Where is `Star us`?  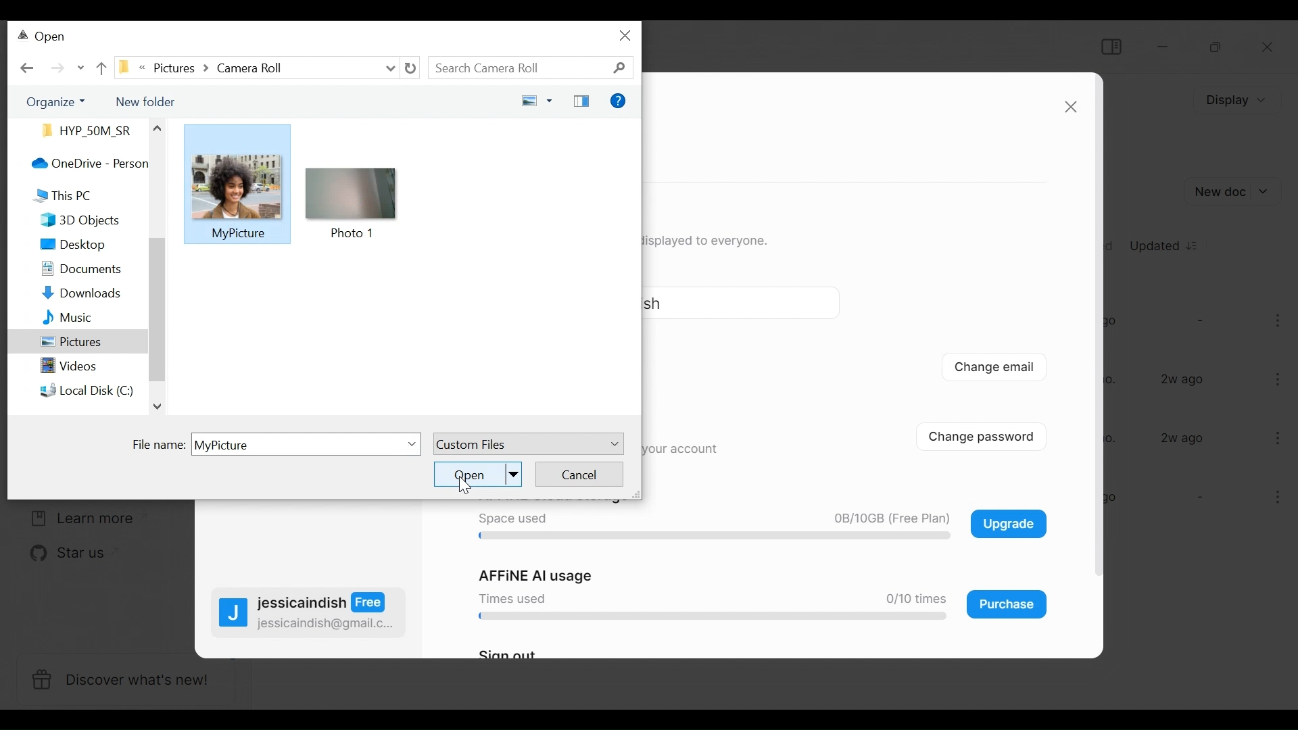
Star us is located at coordinates (59, 554).